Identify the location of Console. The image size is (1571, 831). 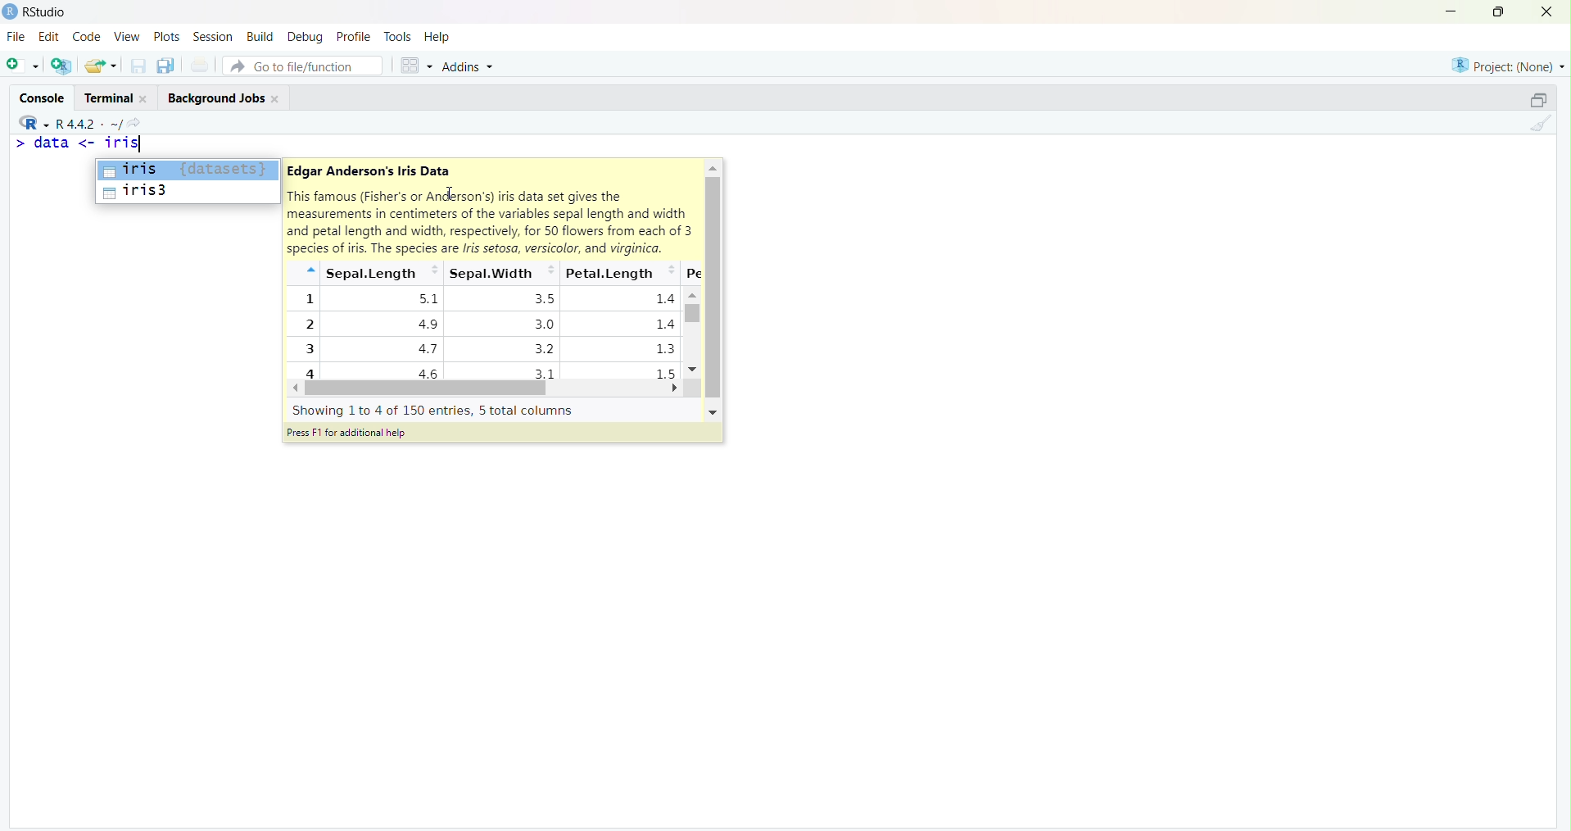
(44, 94).